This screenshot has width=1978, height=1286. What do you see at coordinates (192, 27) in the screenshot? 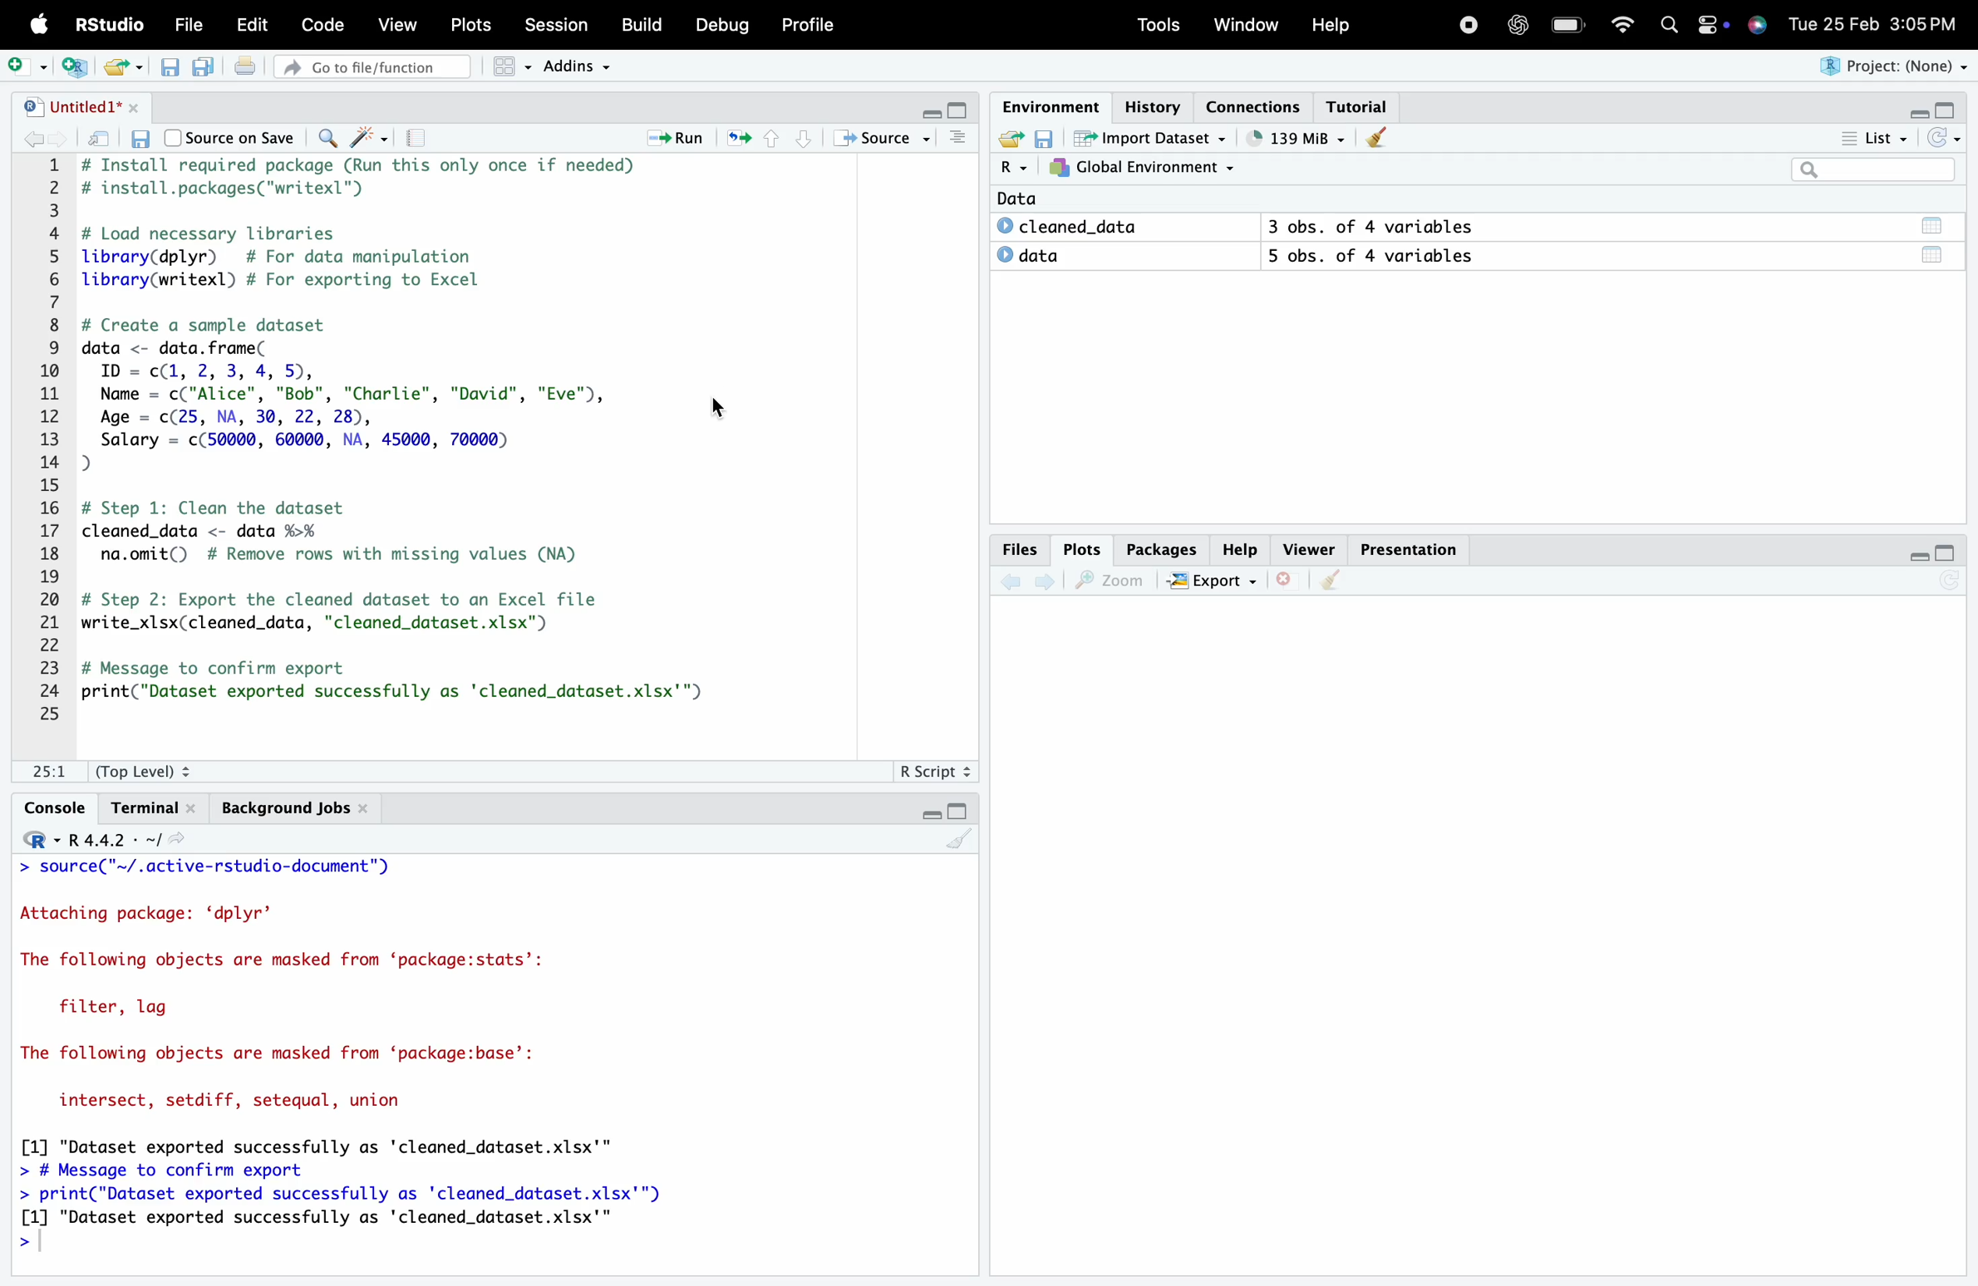
I see `File` at bounding box center [192, 27].